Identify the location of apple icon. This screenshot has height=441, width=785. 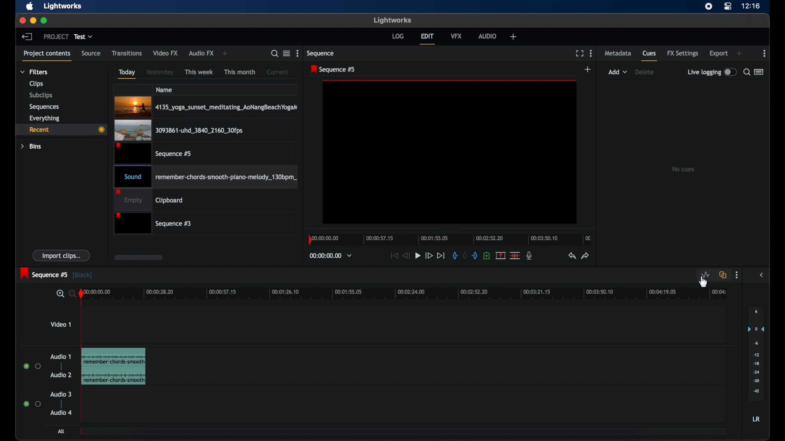
(30, 7).